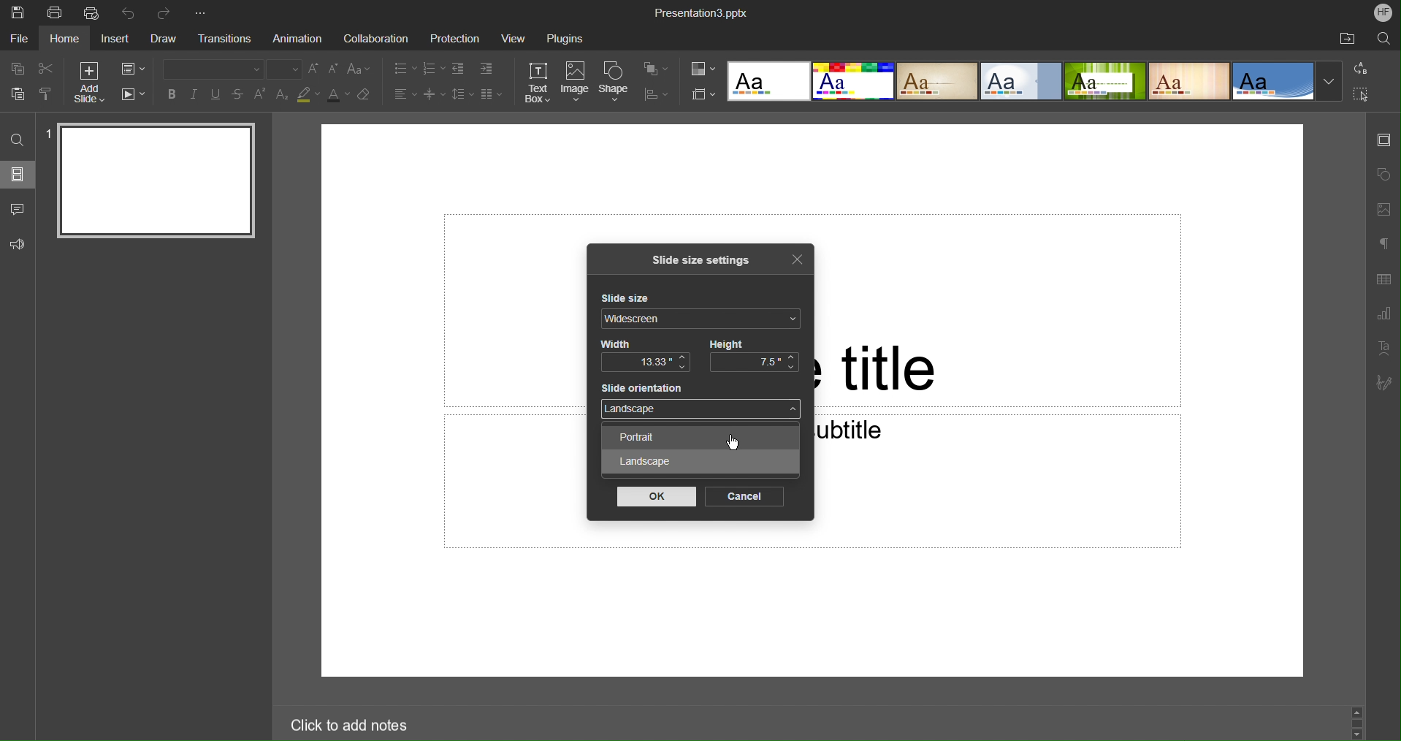  Describe the element at coordinates (299, 39) in the screenshot. I see `Animation` at that location.